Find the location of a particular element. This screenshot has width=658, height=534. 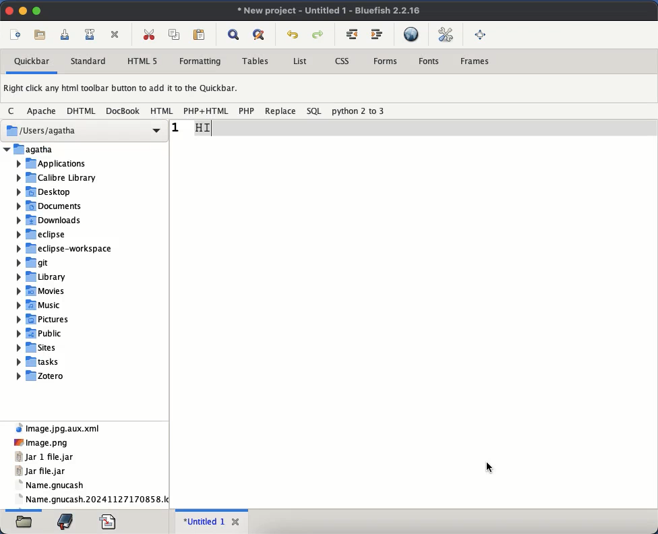

Library is located at coordinates (42, 276).